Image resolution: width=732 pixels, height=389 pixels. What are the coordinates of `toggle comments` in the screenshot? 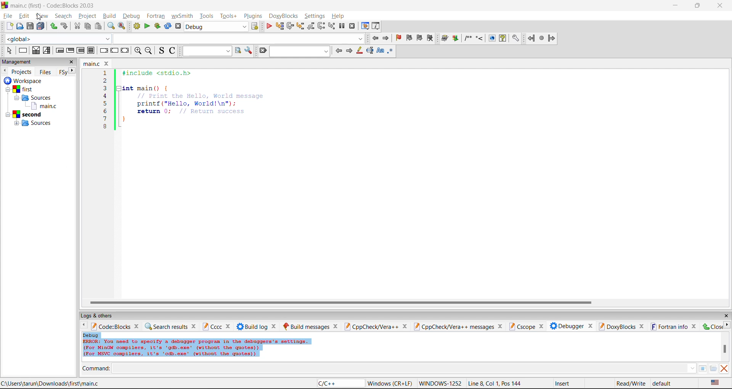 It's located at (172, 50).